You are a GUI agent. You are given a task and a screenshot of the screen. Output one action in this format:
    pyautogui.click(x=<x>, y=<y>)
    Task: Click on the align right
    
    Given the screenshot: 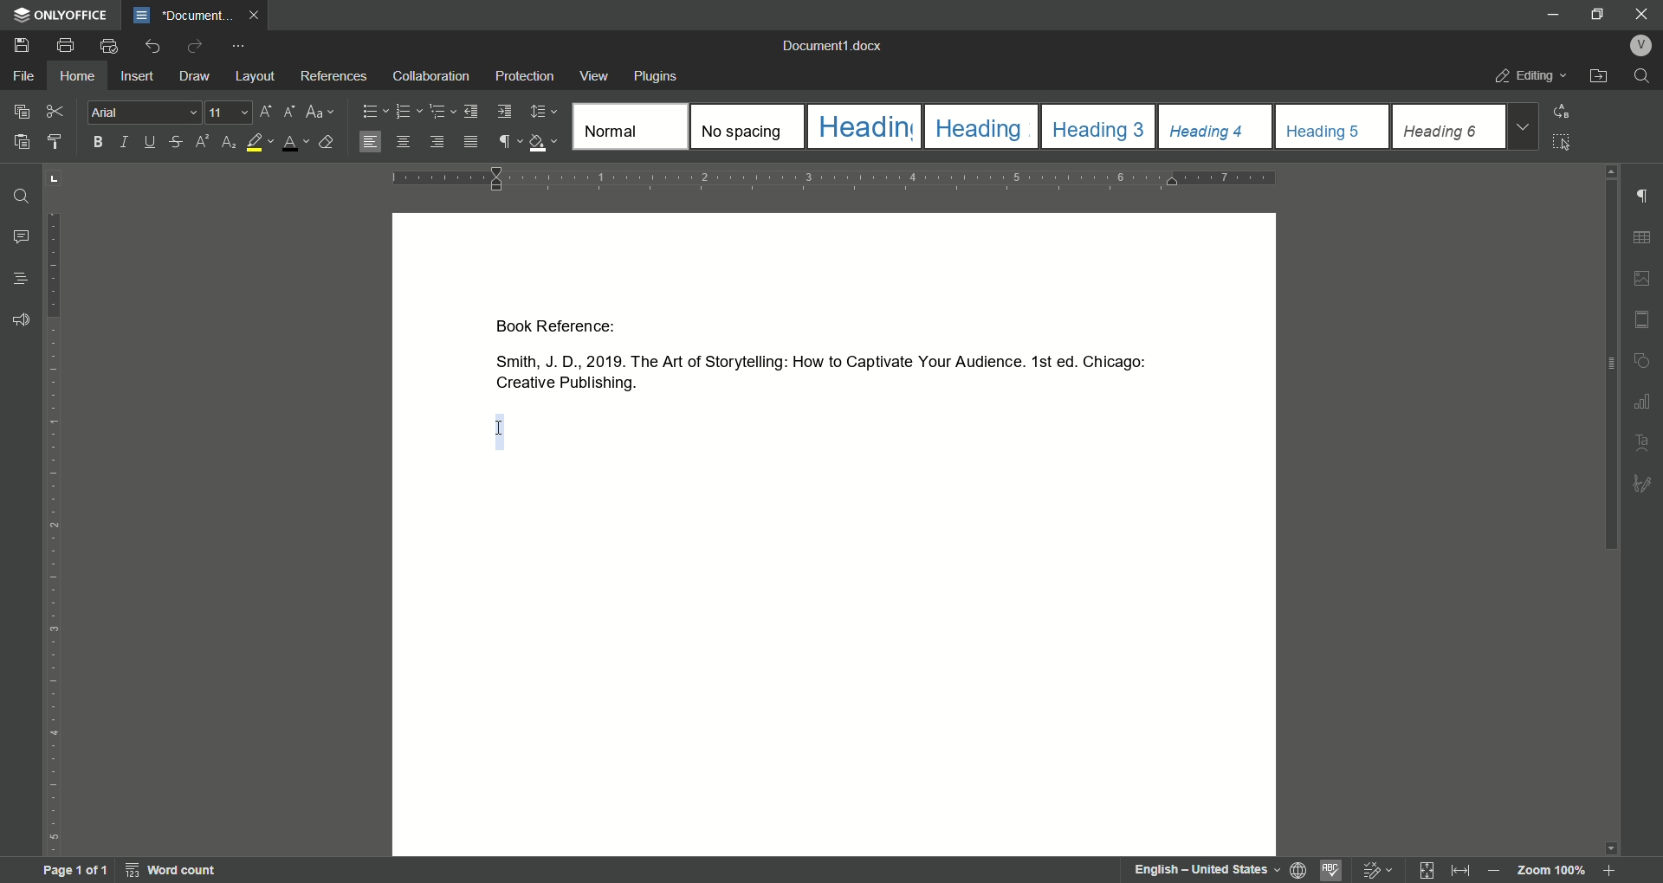 What is the action you would take?
    pyautogui.click(x=436, y=141)
    